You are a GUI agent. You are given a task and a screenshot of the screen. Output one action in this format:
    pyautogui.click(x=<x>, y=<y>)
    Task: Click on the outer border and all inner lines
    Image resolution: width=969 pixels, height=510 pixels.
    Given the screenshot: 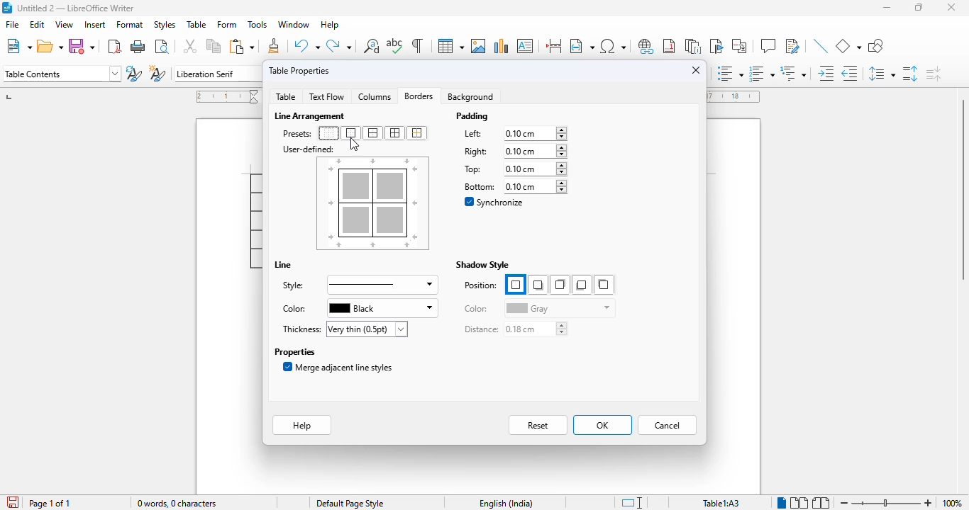 What is the action you would take?
    pyautogui.click(x=395, y=133)
    